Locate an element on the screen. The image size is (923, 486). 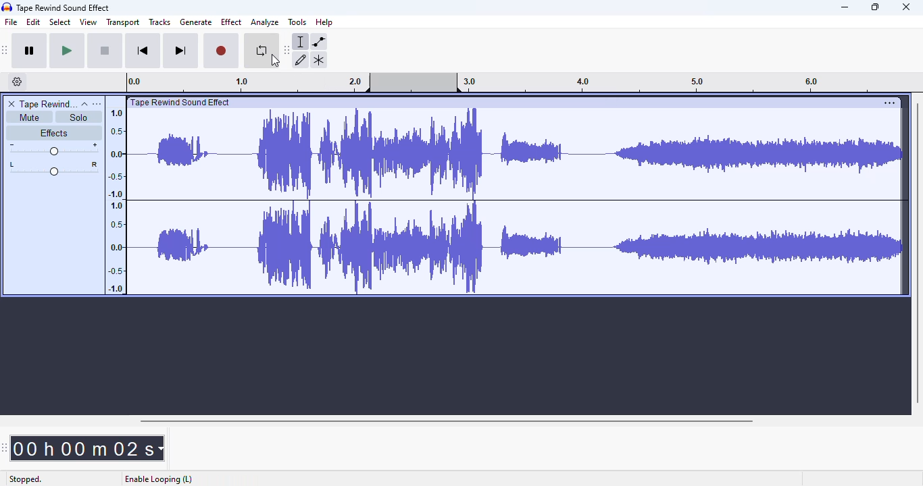
tracks is located at coordinates (160, 22).